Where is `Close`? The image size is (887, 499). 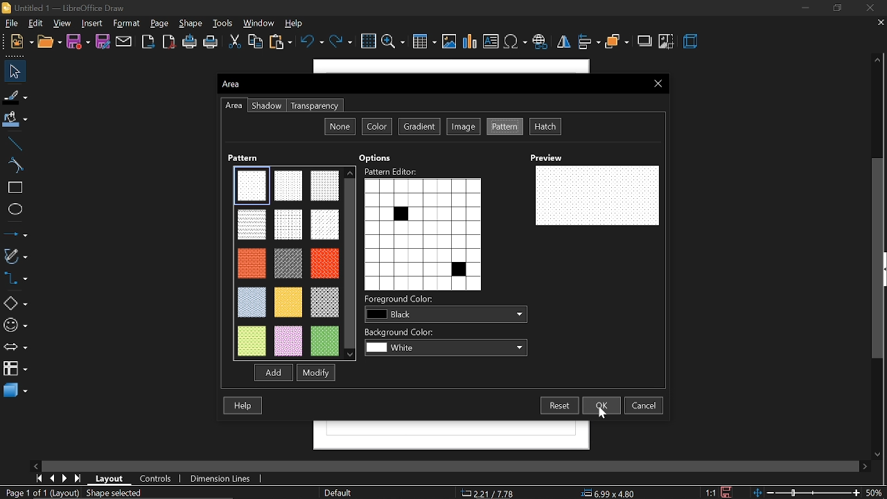
Close is located at coordinates (870, 6).